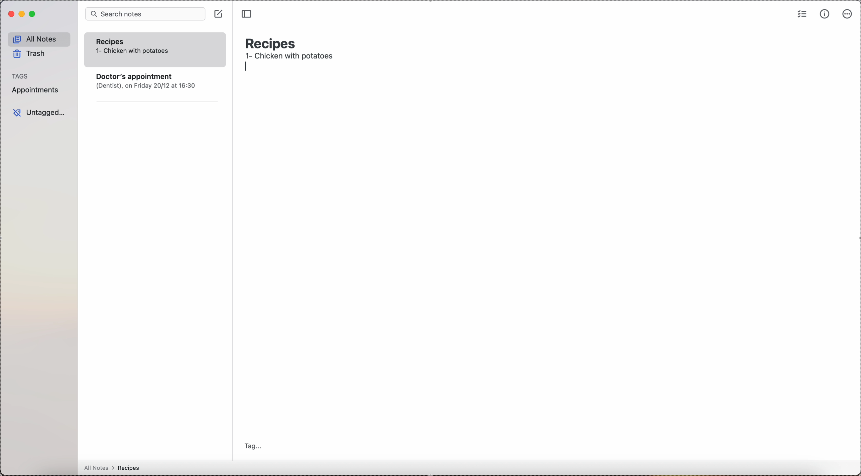 The height and width of the screenshot is (476, 861). Describe the element at coordinates (22, 15) in the screenshot. I see `minimize` at that location.